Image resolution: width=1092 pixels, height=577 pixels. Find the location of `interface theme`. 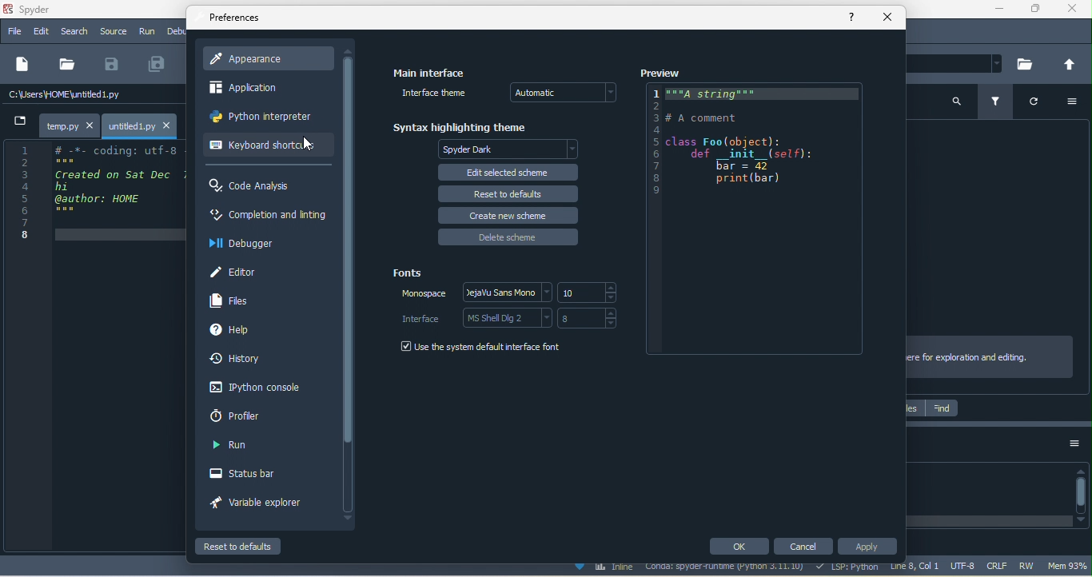

interface theme is located at coordinates (432, 94).